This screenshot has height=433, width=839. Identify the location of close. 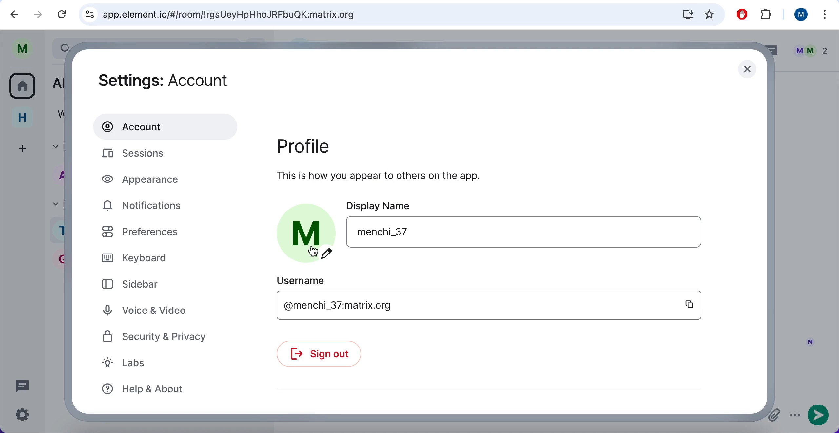
(747, 69).